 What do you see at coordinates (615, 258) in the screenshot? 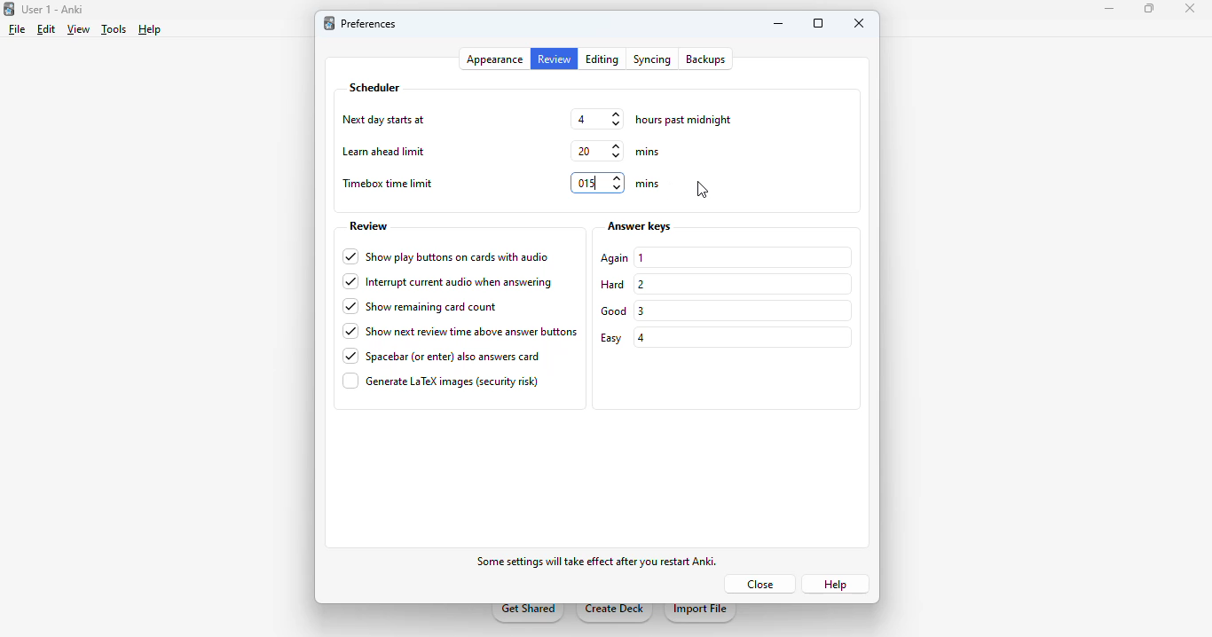
I see `again` at bounding box center [615, 258].